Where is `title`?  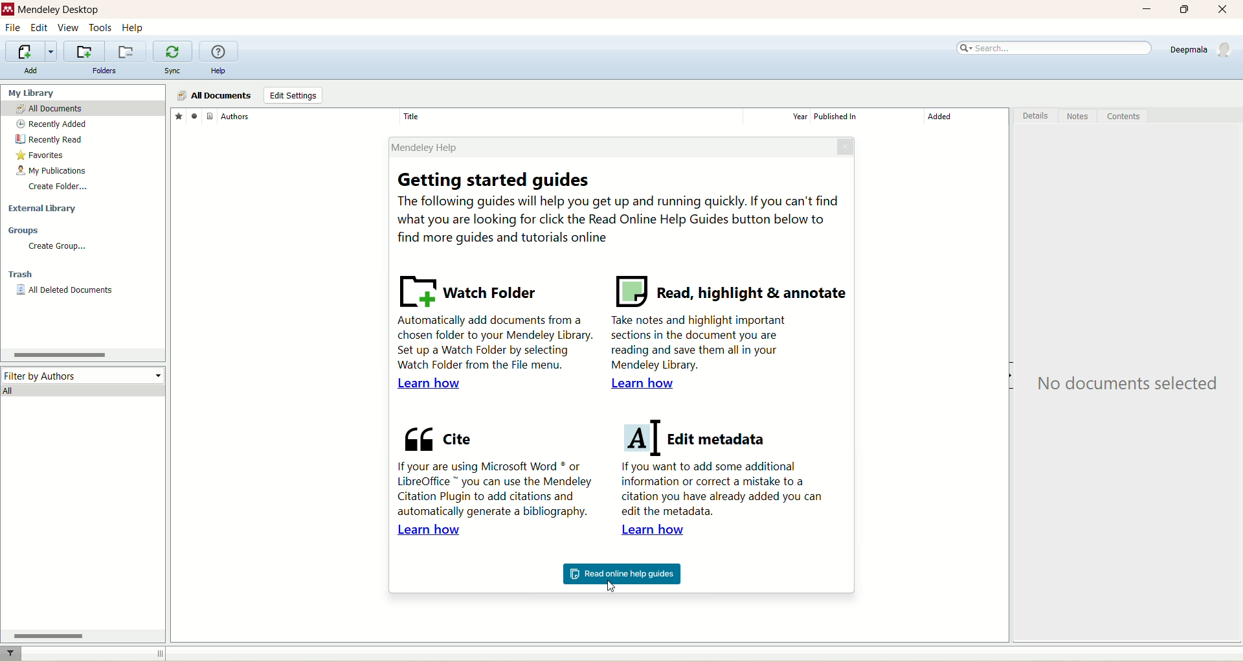 title is located at coordinates (572, 115).